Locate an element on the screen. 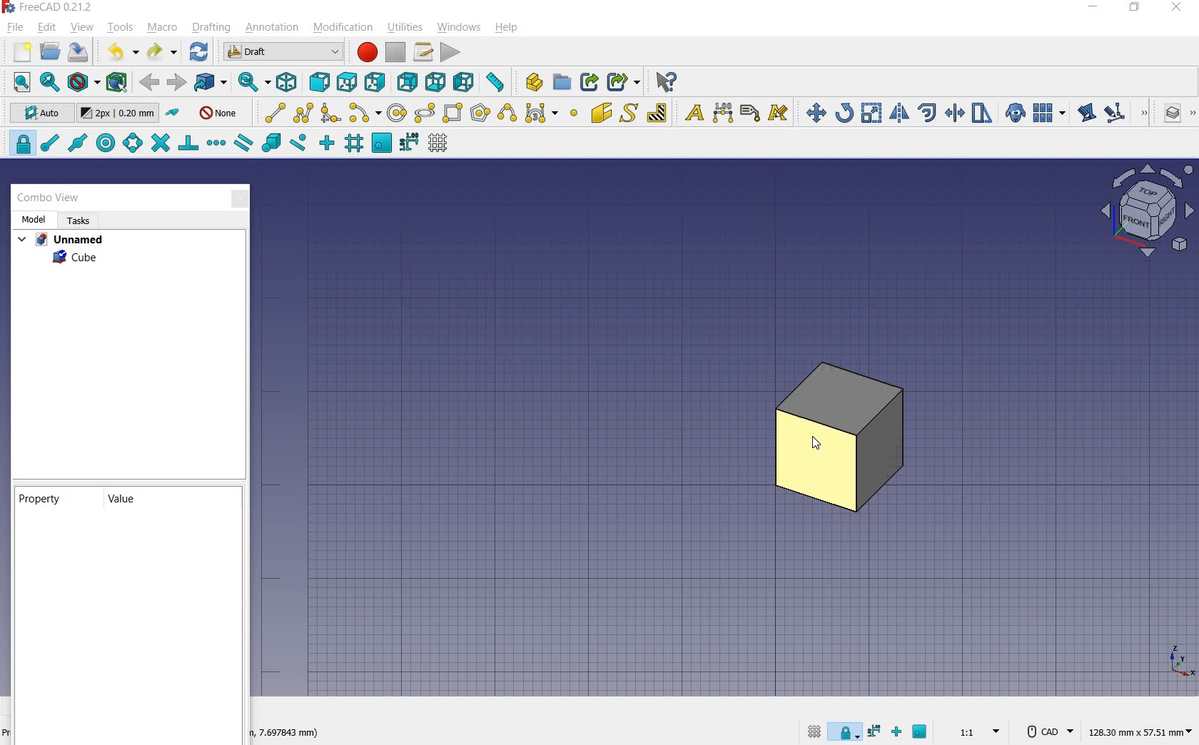 The width and height of the screenshot is (1199, 745). move is located at coordinates (813, 112).